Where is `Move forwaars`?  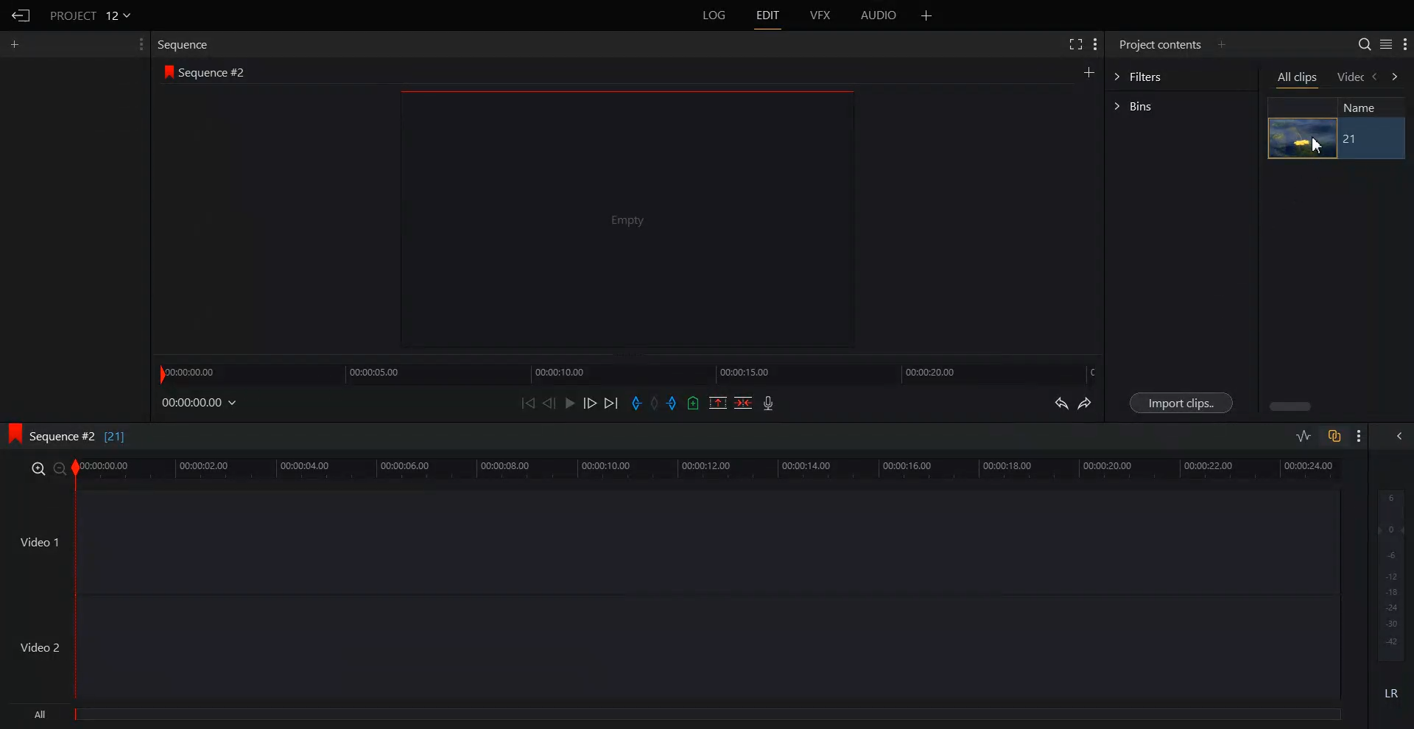 Move forwaars is located at coordinates (1395, 77).